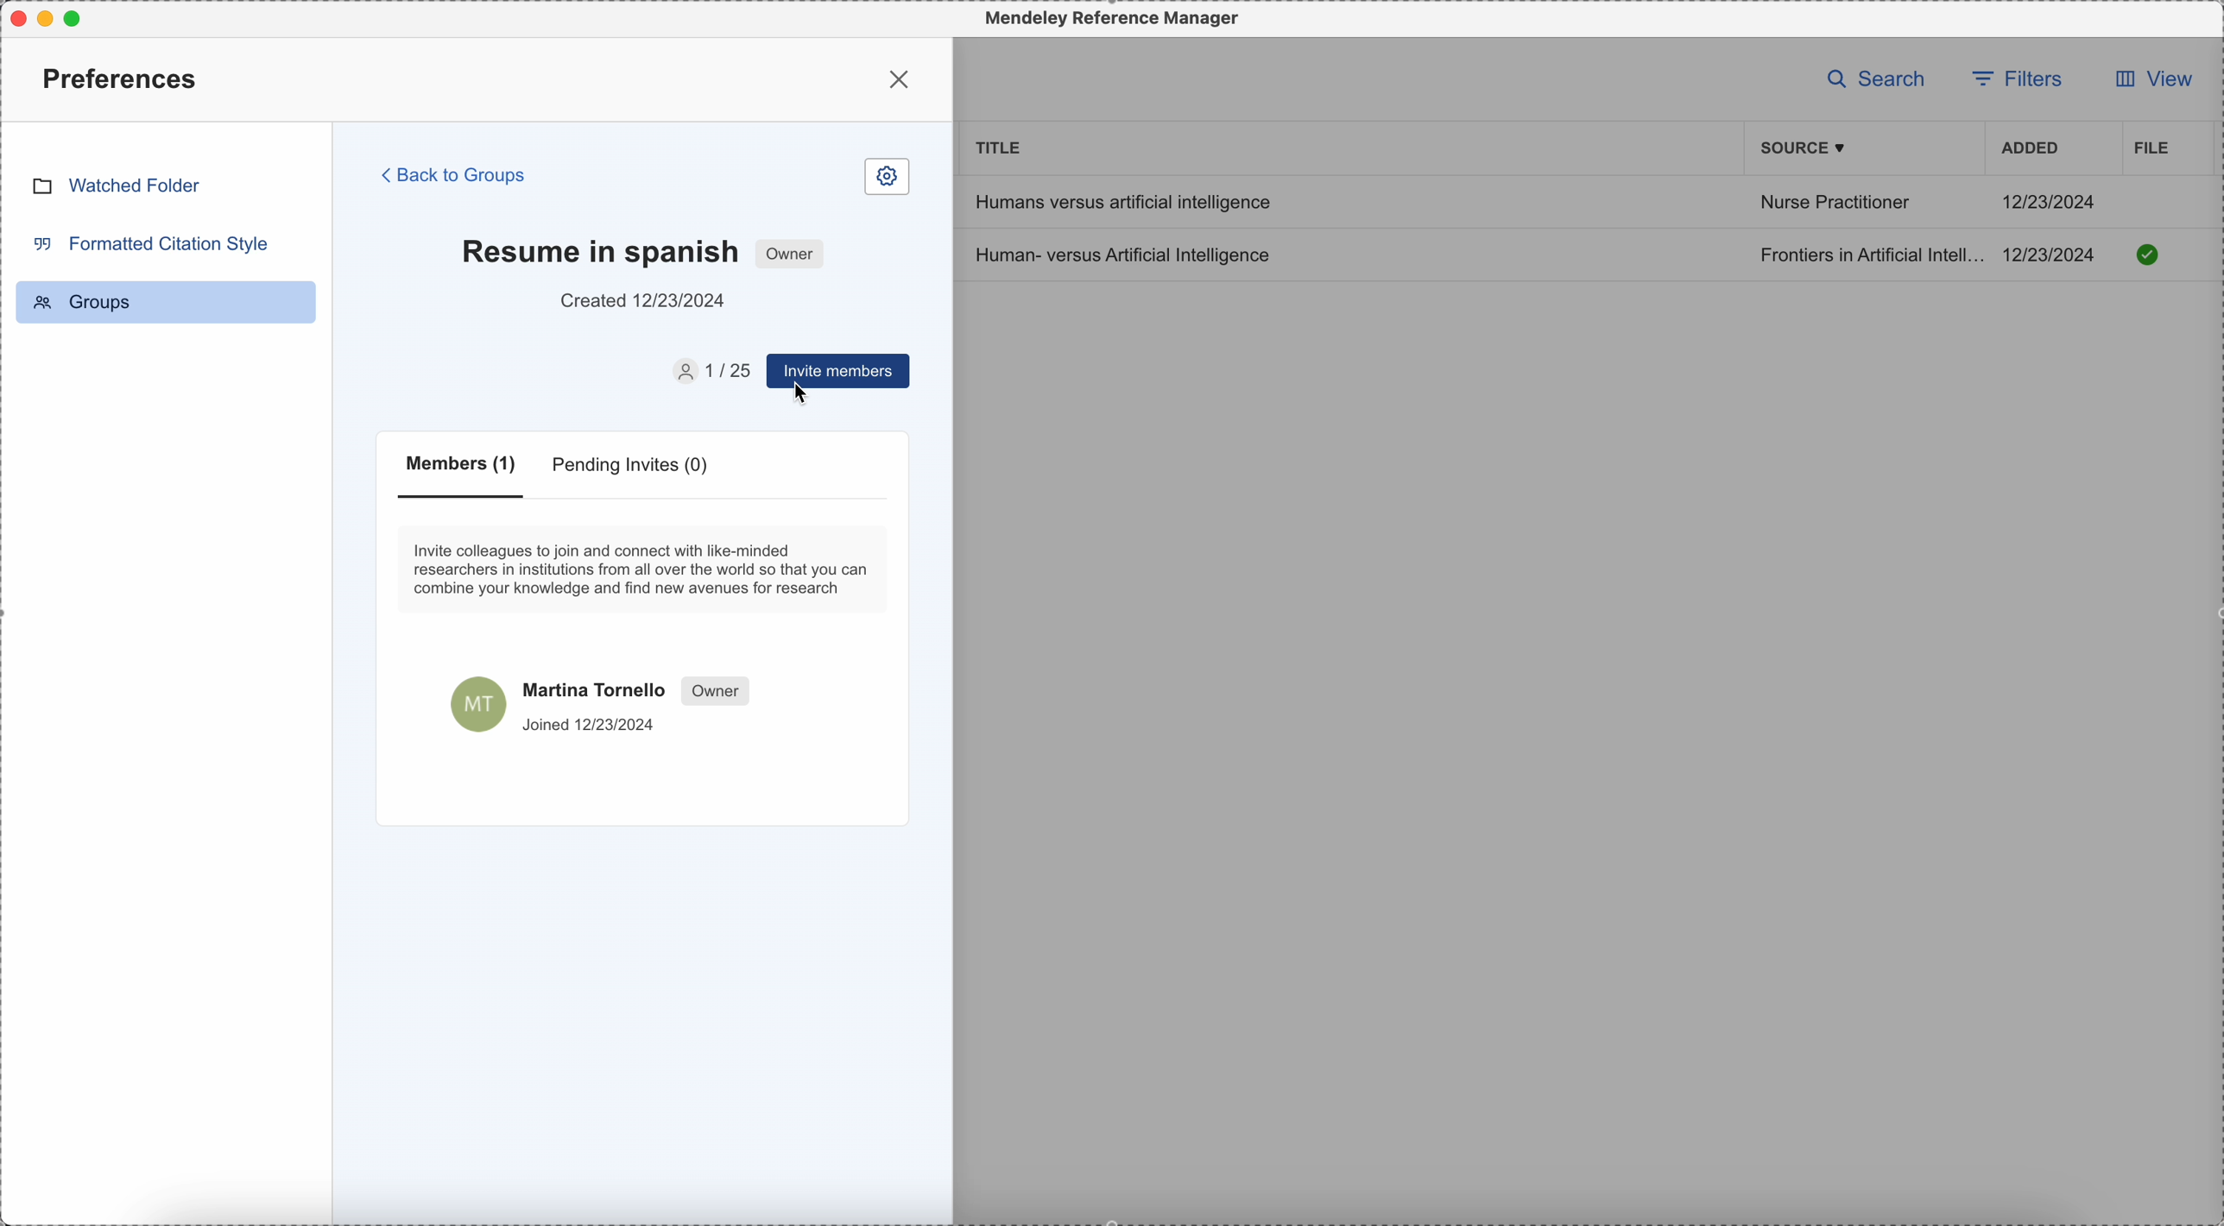  Describe the element at coordinates (2031, 150) in the screenshot. I see `added` at that location.